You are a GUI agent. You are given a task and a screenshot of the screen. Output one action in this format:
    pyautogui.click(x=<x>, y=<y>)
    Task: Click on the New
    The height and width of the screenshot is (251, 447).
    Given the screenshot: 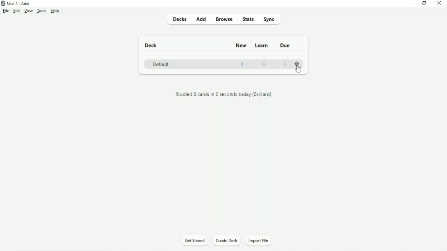 What is the action you would take?
    pyautogui.click(x=241, y=45)
    